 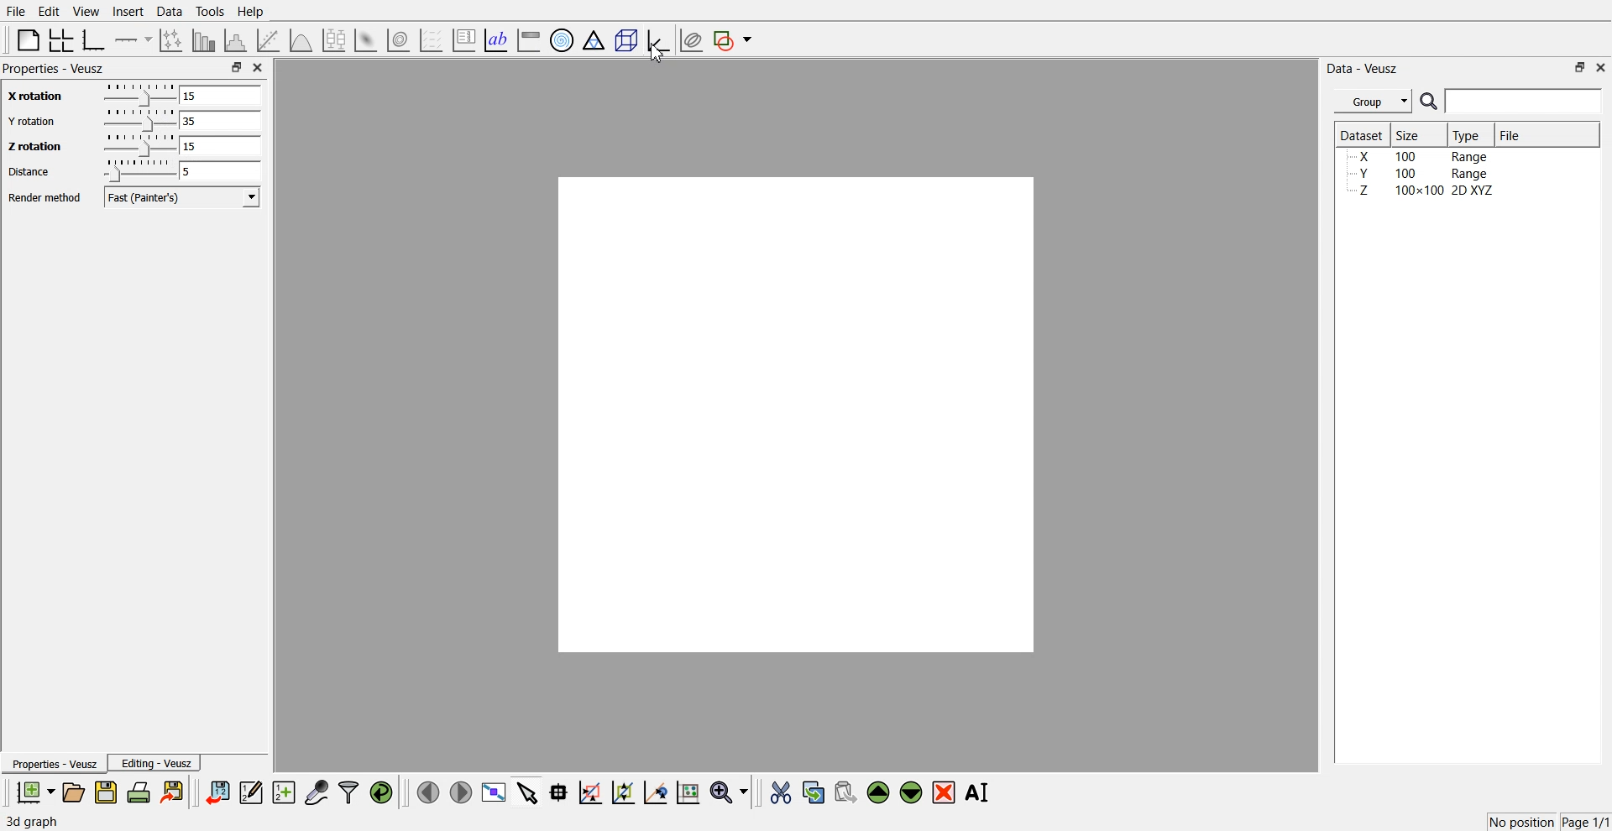 What do you see at coordinates (495, 792) in the screenshot?
I see `View plot full screen` at bounding box center [495, 792].